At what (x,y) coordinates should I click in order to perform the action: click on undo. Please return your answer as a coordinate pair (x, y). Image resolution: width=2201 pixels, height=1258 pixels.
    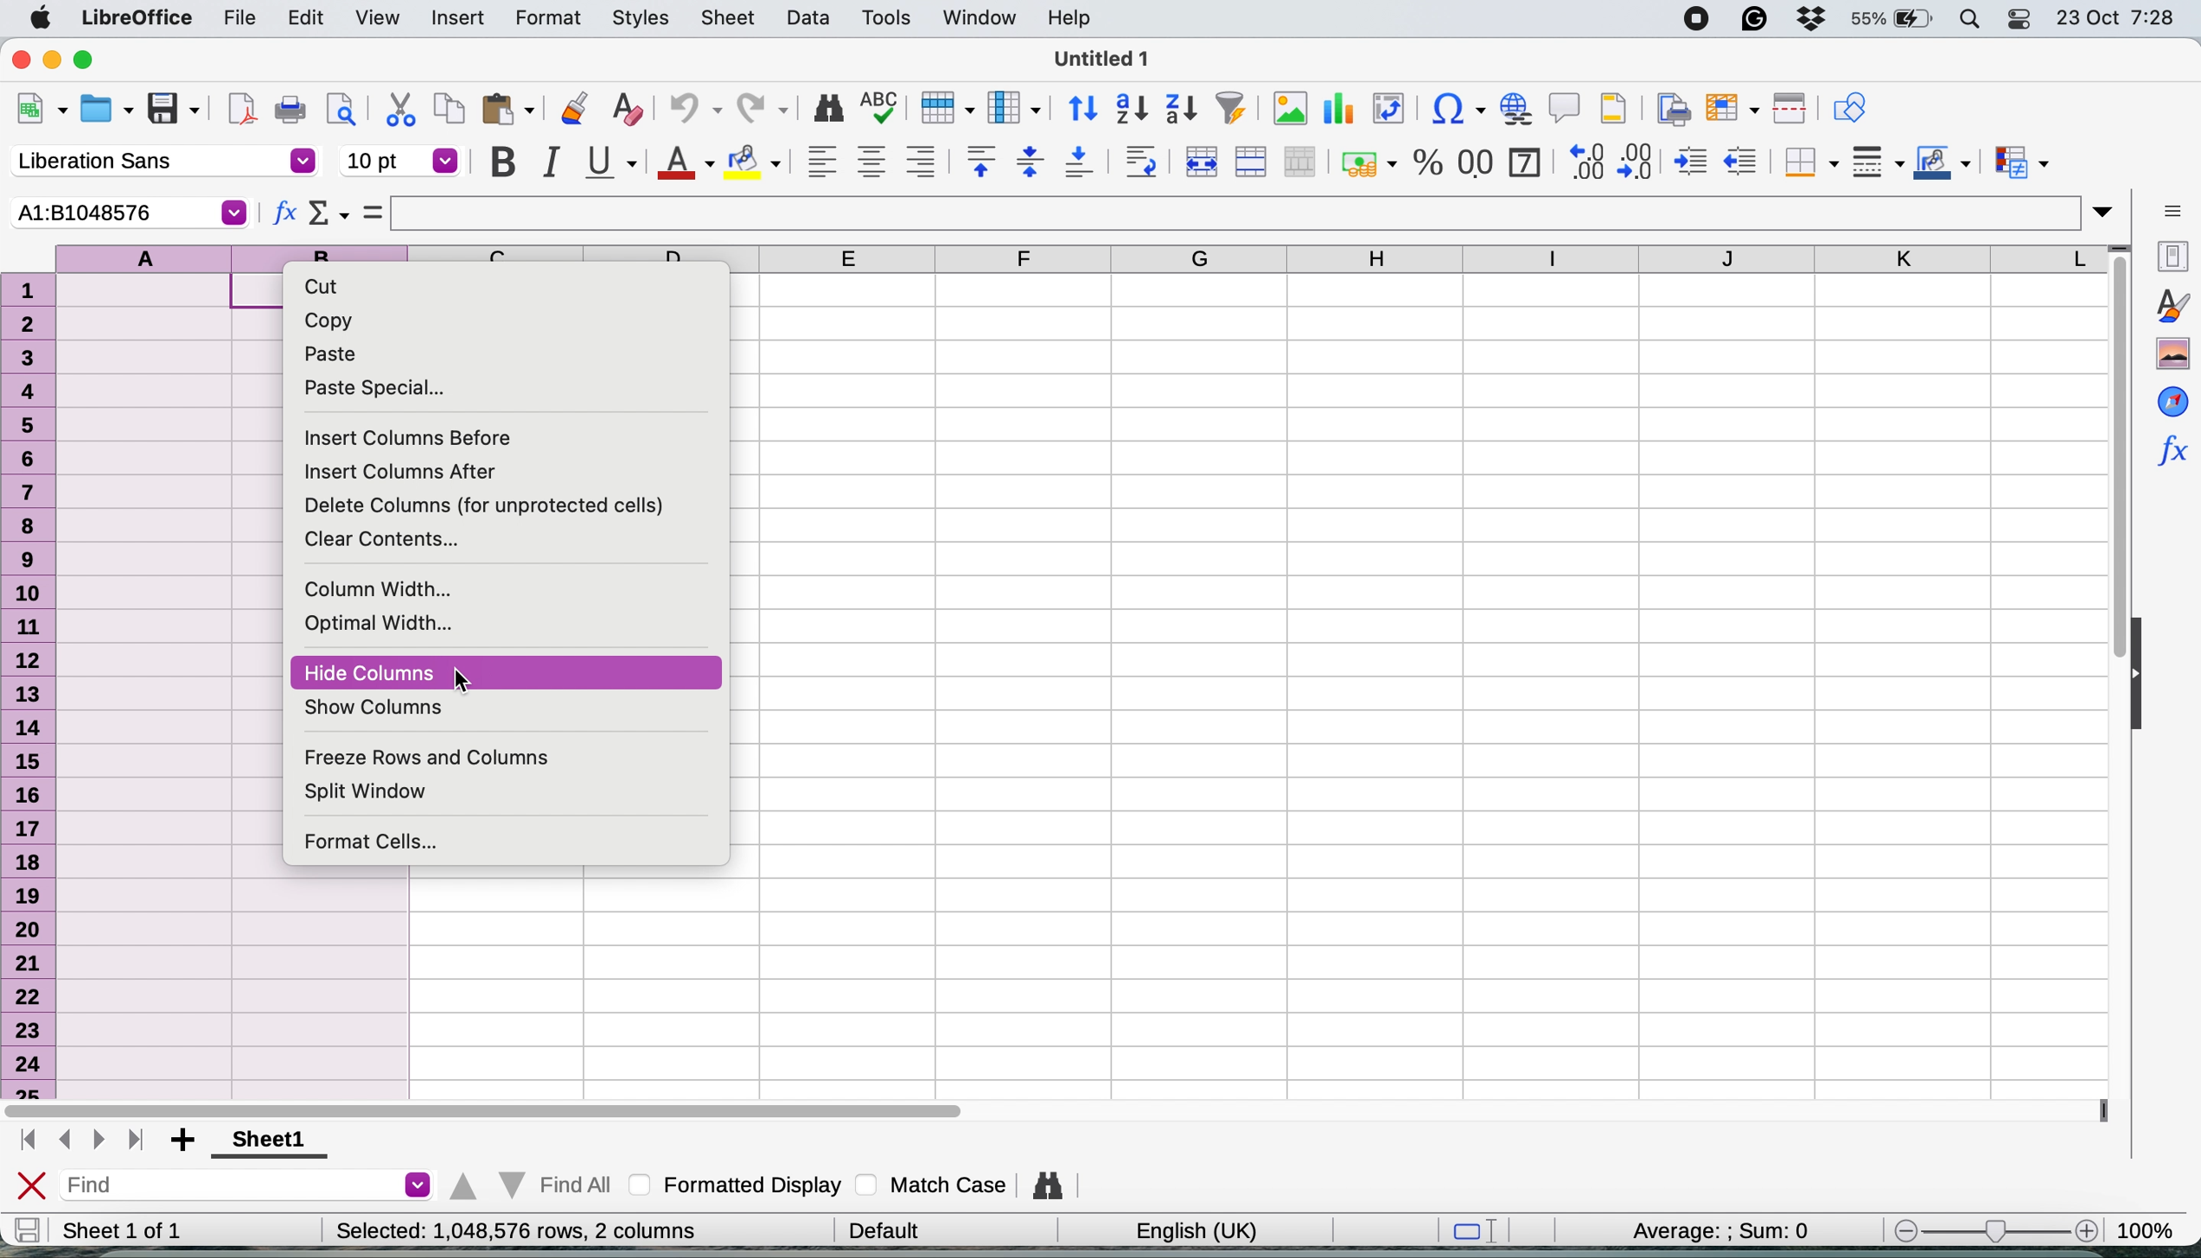
    Looking at the image, I should click on (694, 110).